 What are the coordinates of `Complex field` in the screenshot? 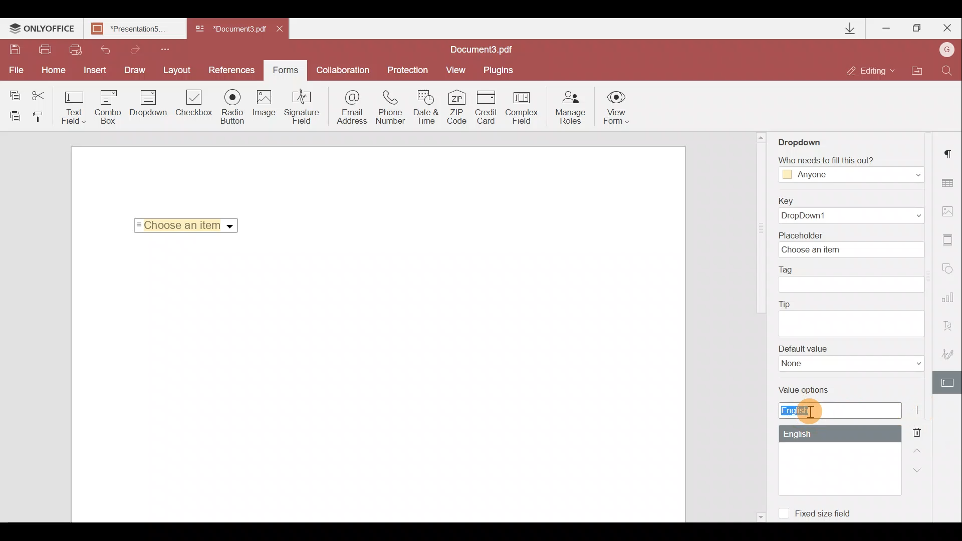 It's located at (523, 107).